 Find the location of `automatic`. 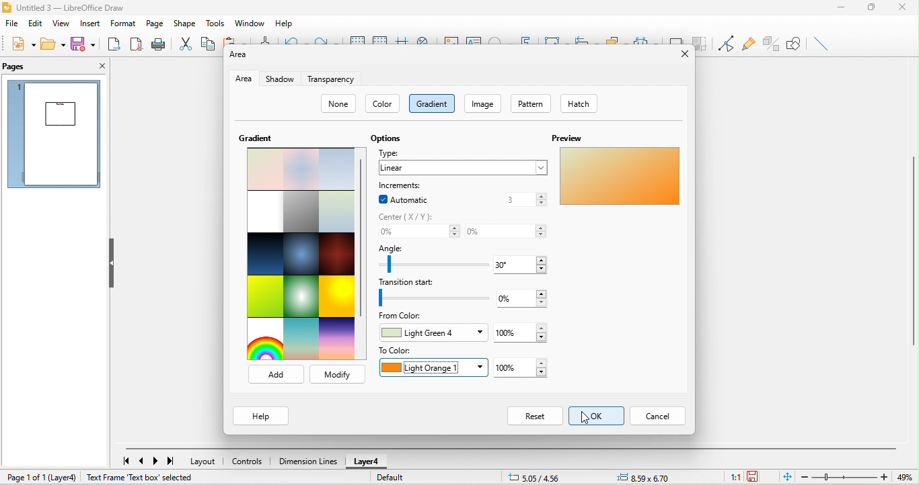

automatic is located at coordinates (412, 199).